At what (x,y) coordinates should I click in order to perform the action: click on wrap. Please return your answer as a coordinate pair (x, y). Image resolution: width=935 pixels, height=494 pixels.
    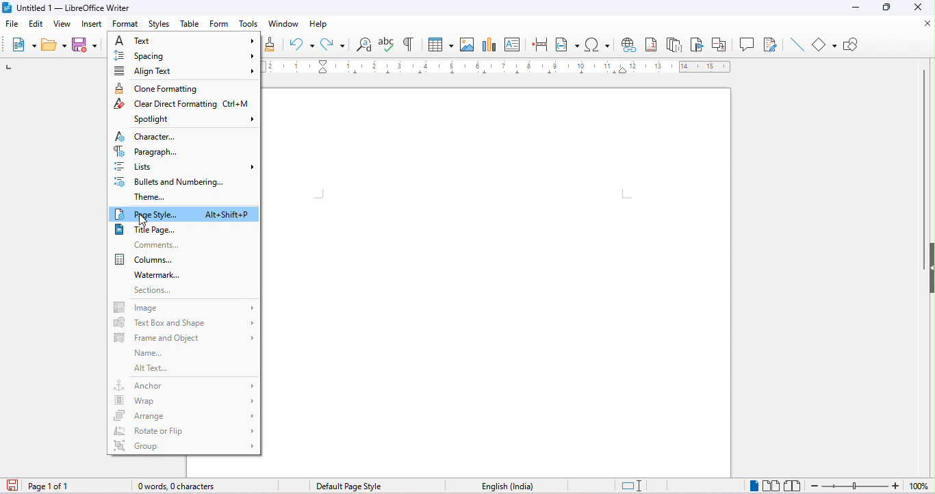
    Looking at the image, I should click on (187, 404).